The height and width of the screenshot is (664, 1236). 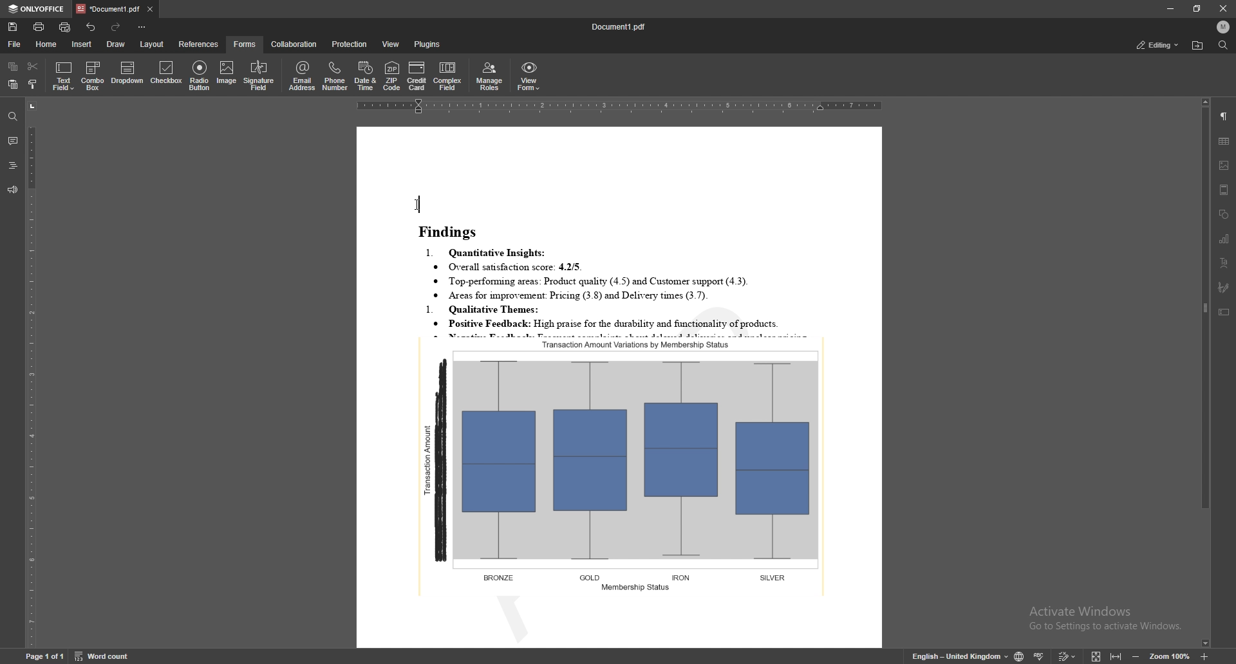 What do you see at coordinates (65, 28) in the screenshot?
I see `quick print` at bounding box center [65, 28].